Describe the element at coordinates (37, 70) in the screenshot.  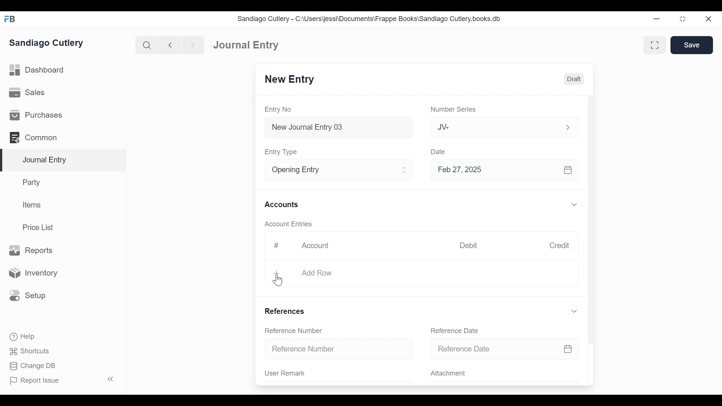
I see `Dashboard` at that location.